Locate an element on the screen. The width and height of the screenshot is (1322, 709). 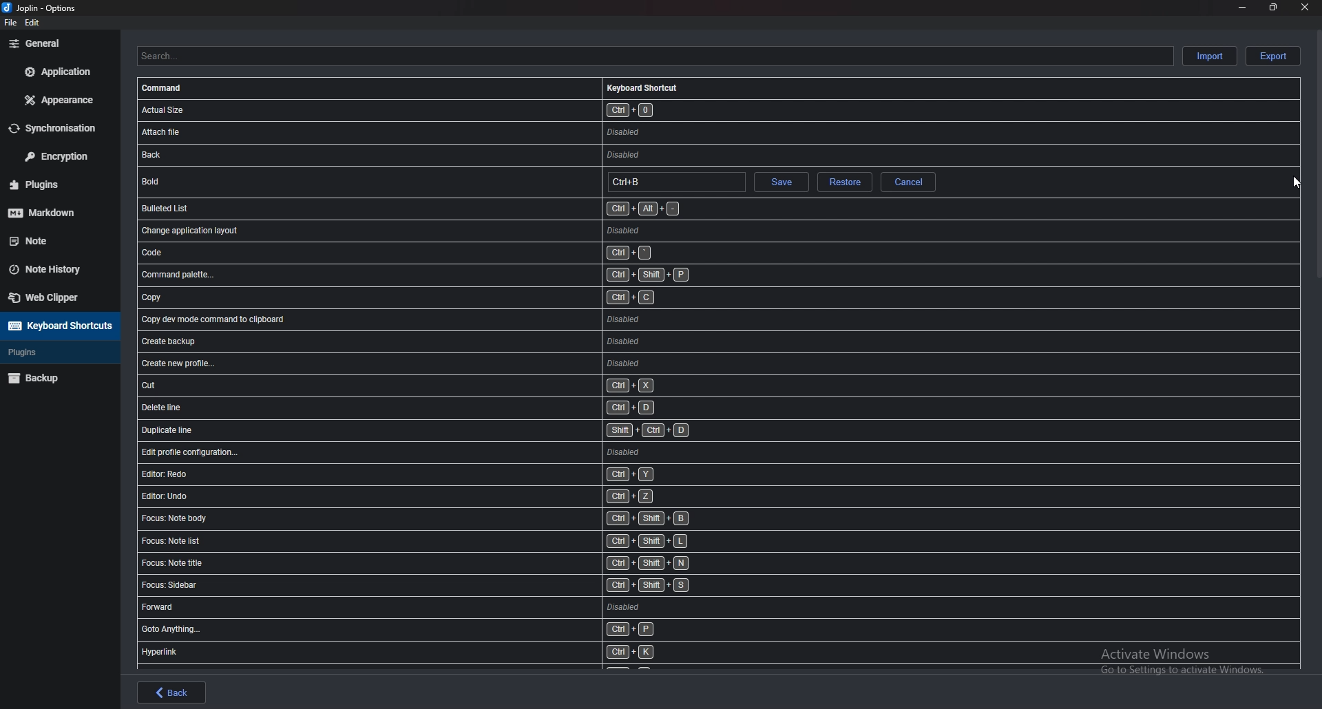
shortcut is located at coordinates (413, 134).